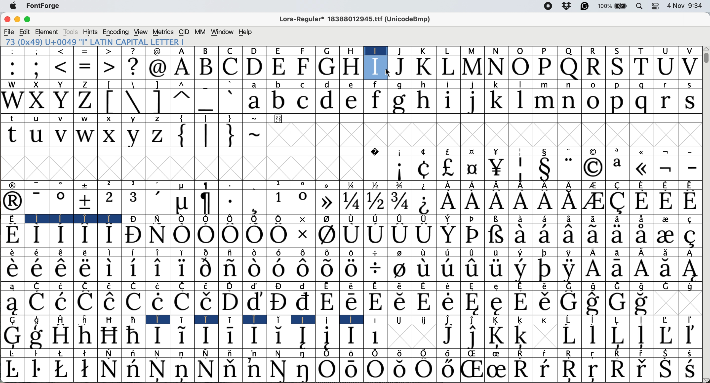 The width and height of the screenshot is (710, 383). I want to click on ^, so click(181, 102).